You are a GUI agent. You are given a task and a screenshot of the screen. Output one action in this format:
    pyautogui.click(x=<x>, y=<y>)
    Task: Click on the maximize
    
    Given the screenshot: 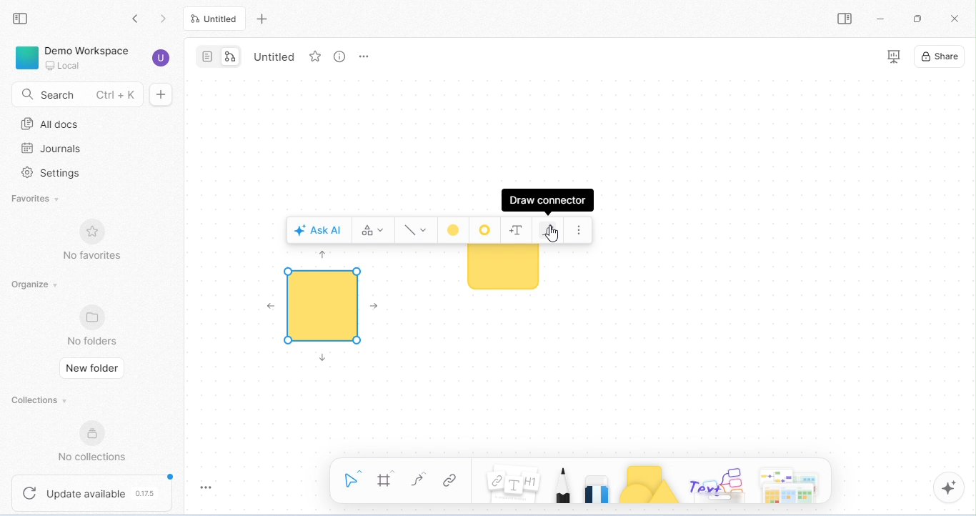 What is the action you would take?
    pyautogui.click(x=917, y=19)
    